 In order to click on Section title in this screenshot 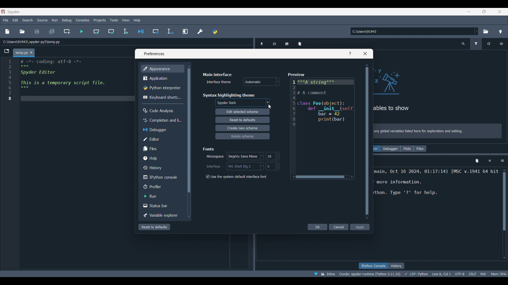, I will do `click(218, 74)`.